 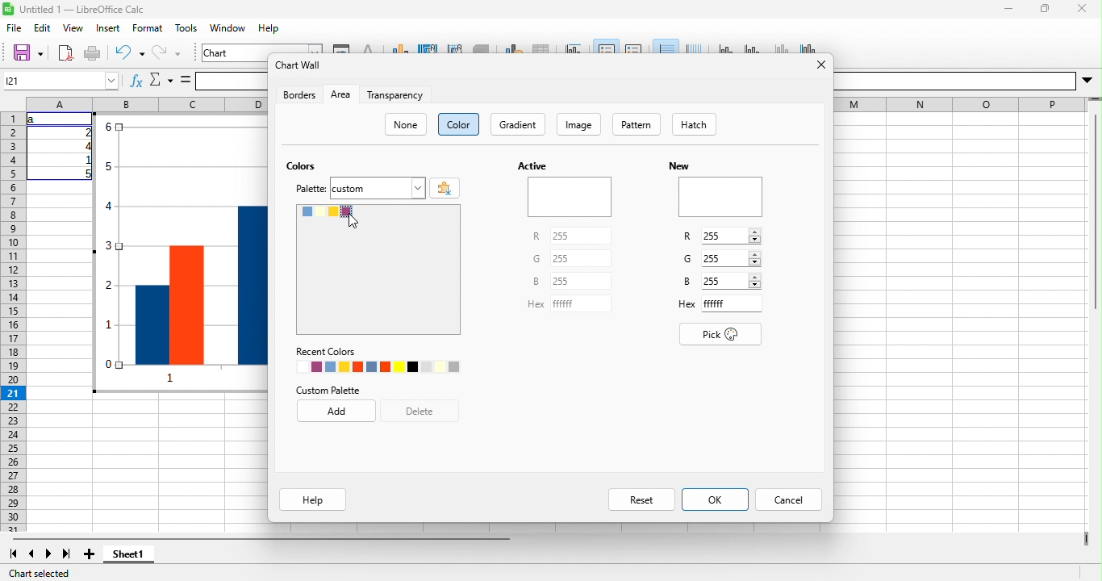 I want to click on colors, so click(x=301, y=165).